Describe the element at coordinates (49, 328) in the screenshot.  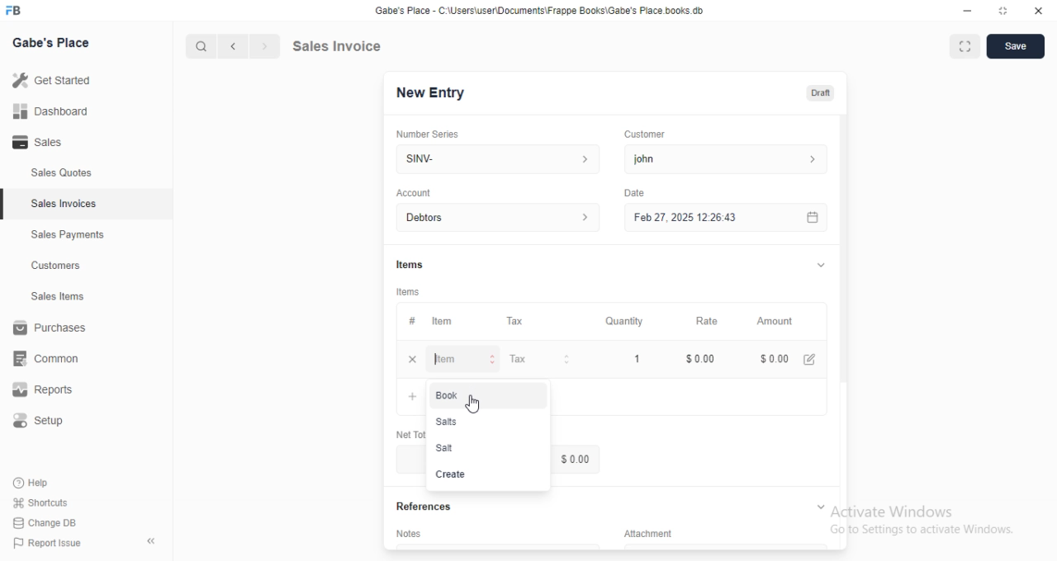
I see `Purchases` at that location.